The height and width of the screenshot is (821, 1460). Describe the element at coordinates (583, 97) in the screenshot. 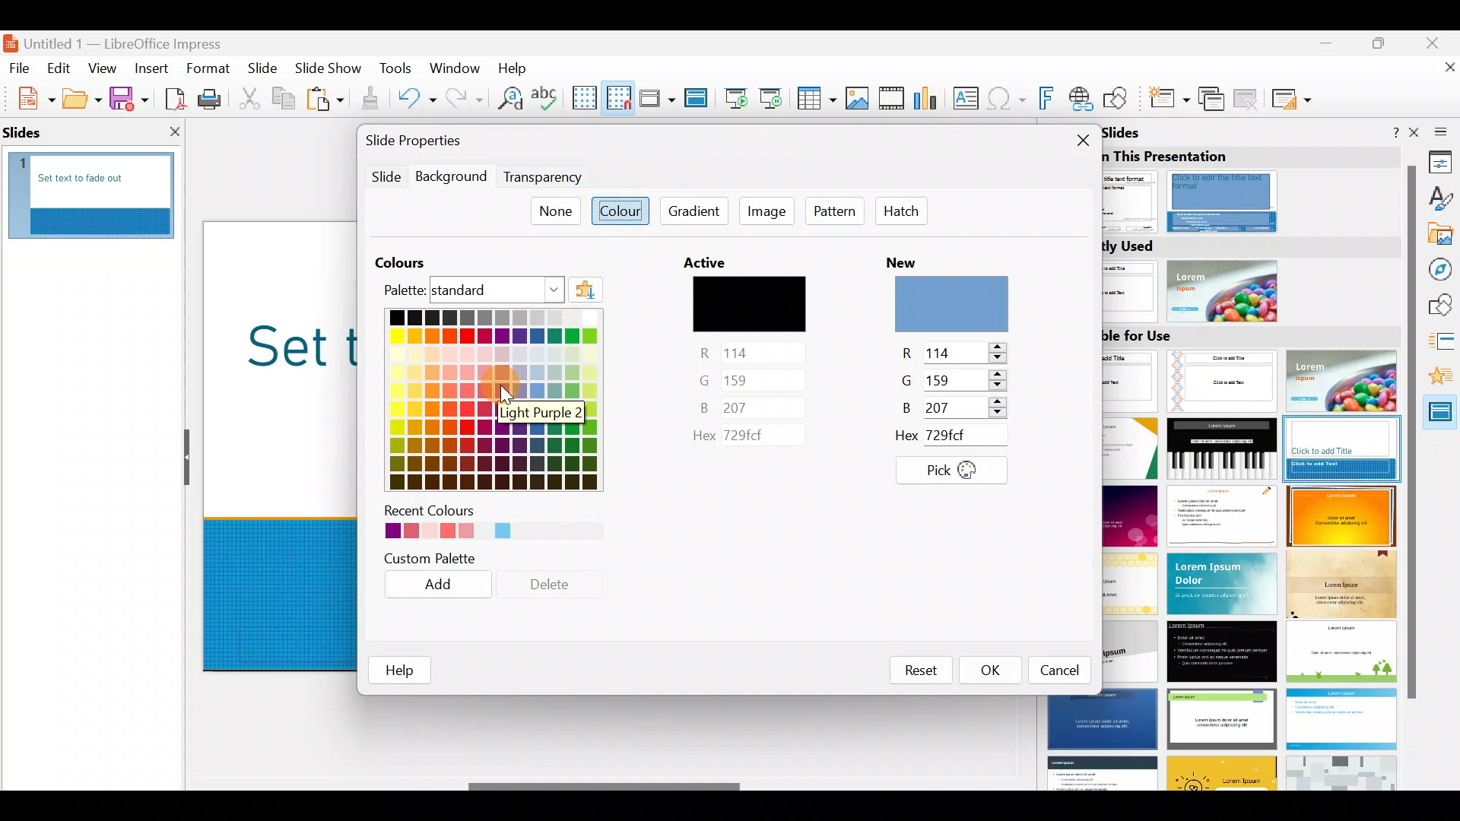

I see `Display grid` at that location.